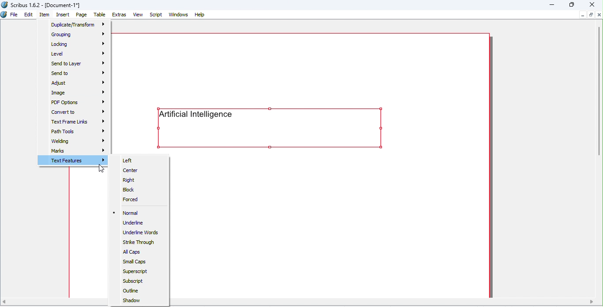 The image size is (603, 307). I want to click on Close, so click(591, 4).